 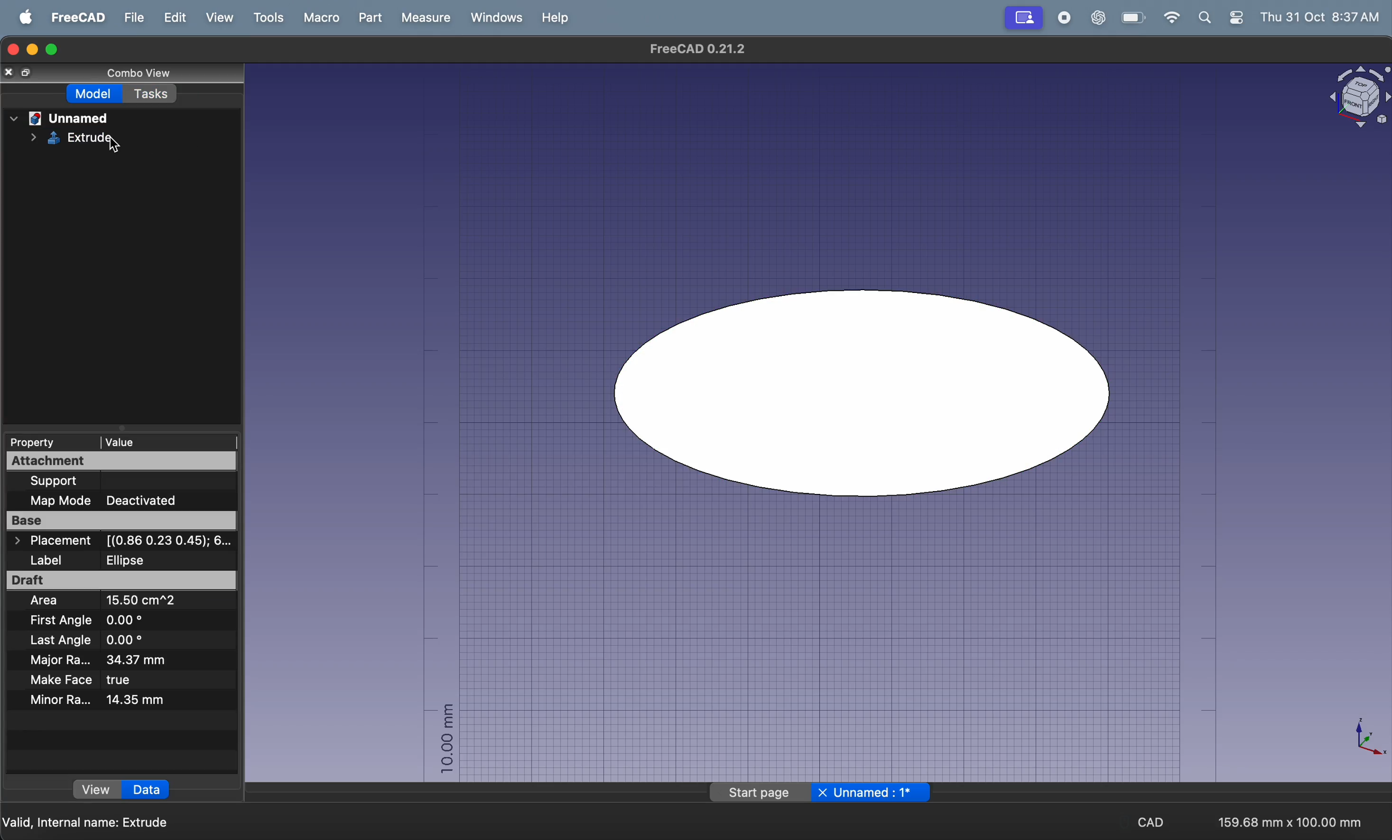 I want to click on 159.68mm * 100.mm, so click(x=1287, y=818).